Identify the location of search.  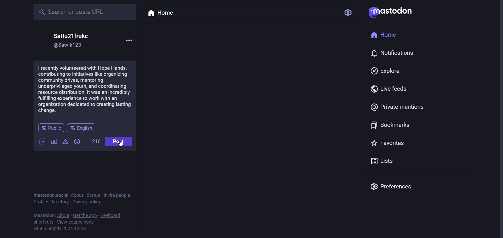
(84, 12).